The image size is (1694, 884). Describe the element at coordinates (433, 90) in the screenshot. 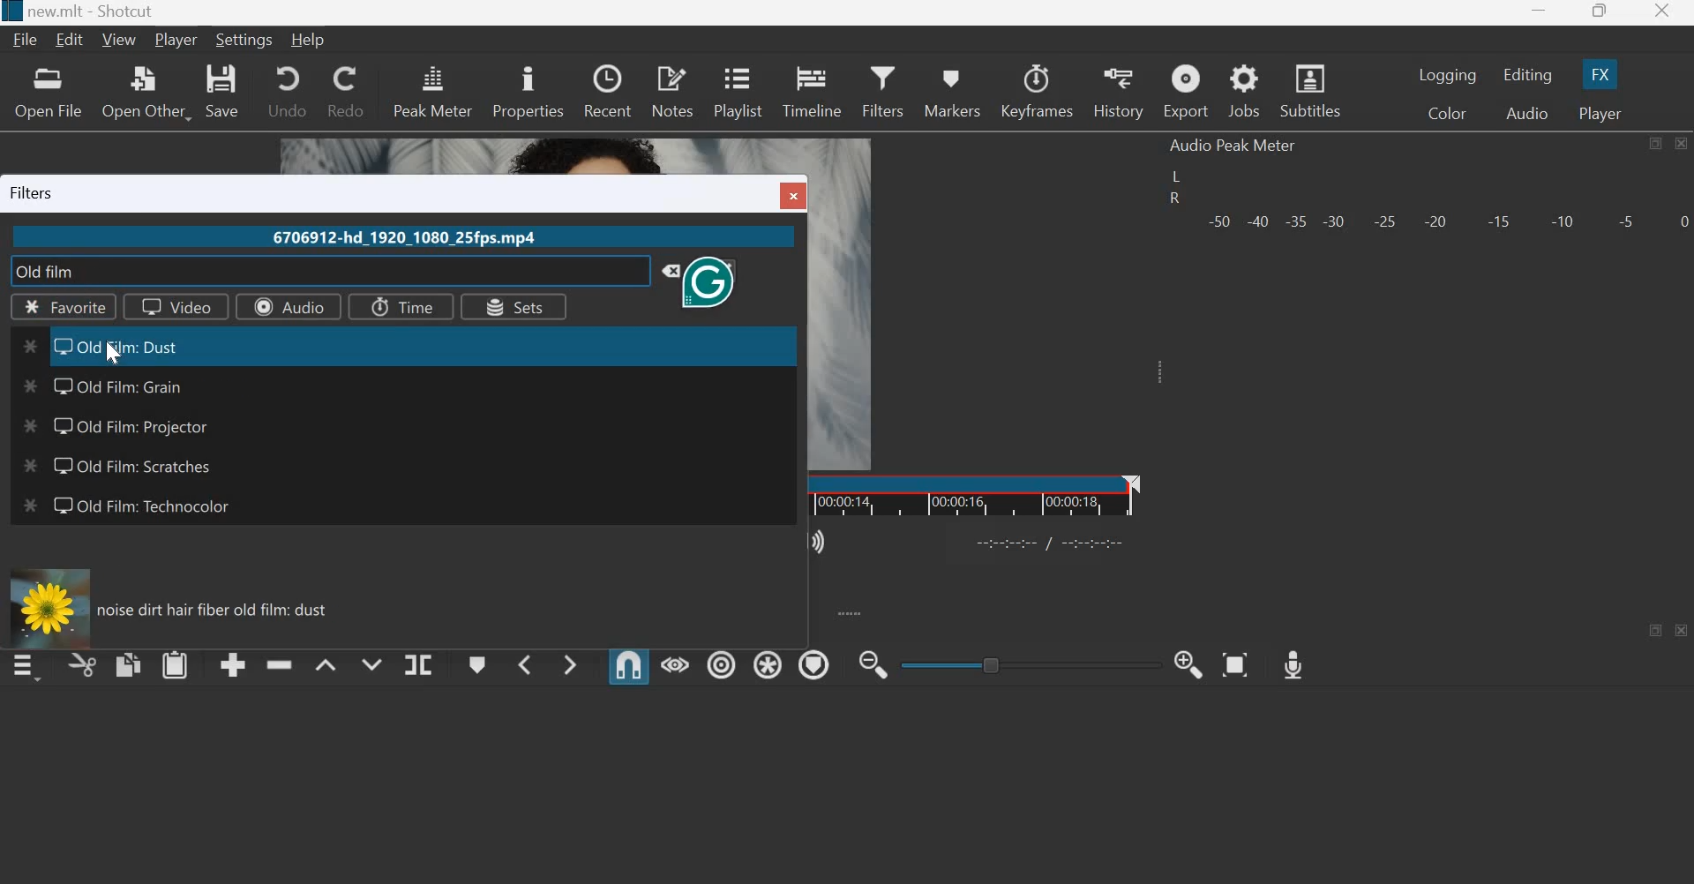

I see `peak meter` at that location.